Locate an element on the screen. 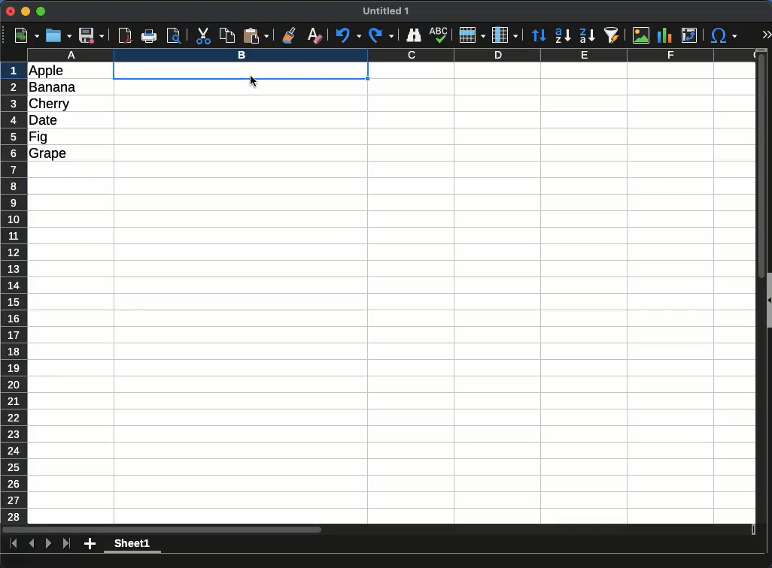  pivot table is located at coordinates (689, 35).